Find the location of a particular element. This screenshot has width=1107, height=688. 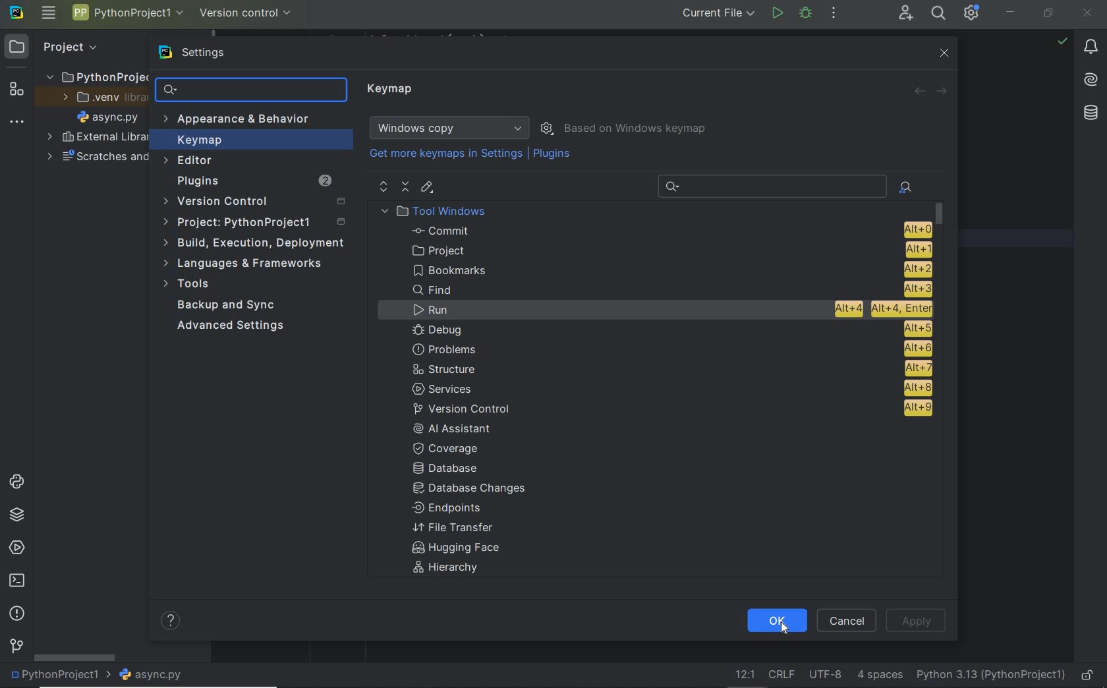

Recent Search is located at coordinates (770, 185).